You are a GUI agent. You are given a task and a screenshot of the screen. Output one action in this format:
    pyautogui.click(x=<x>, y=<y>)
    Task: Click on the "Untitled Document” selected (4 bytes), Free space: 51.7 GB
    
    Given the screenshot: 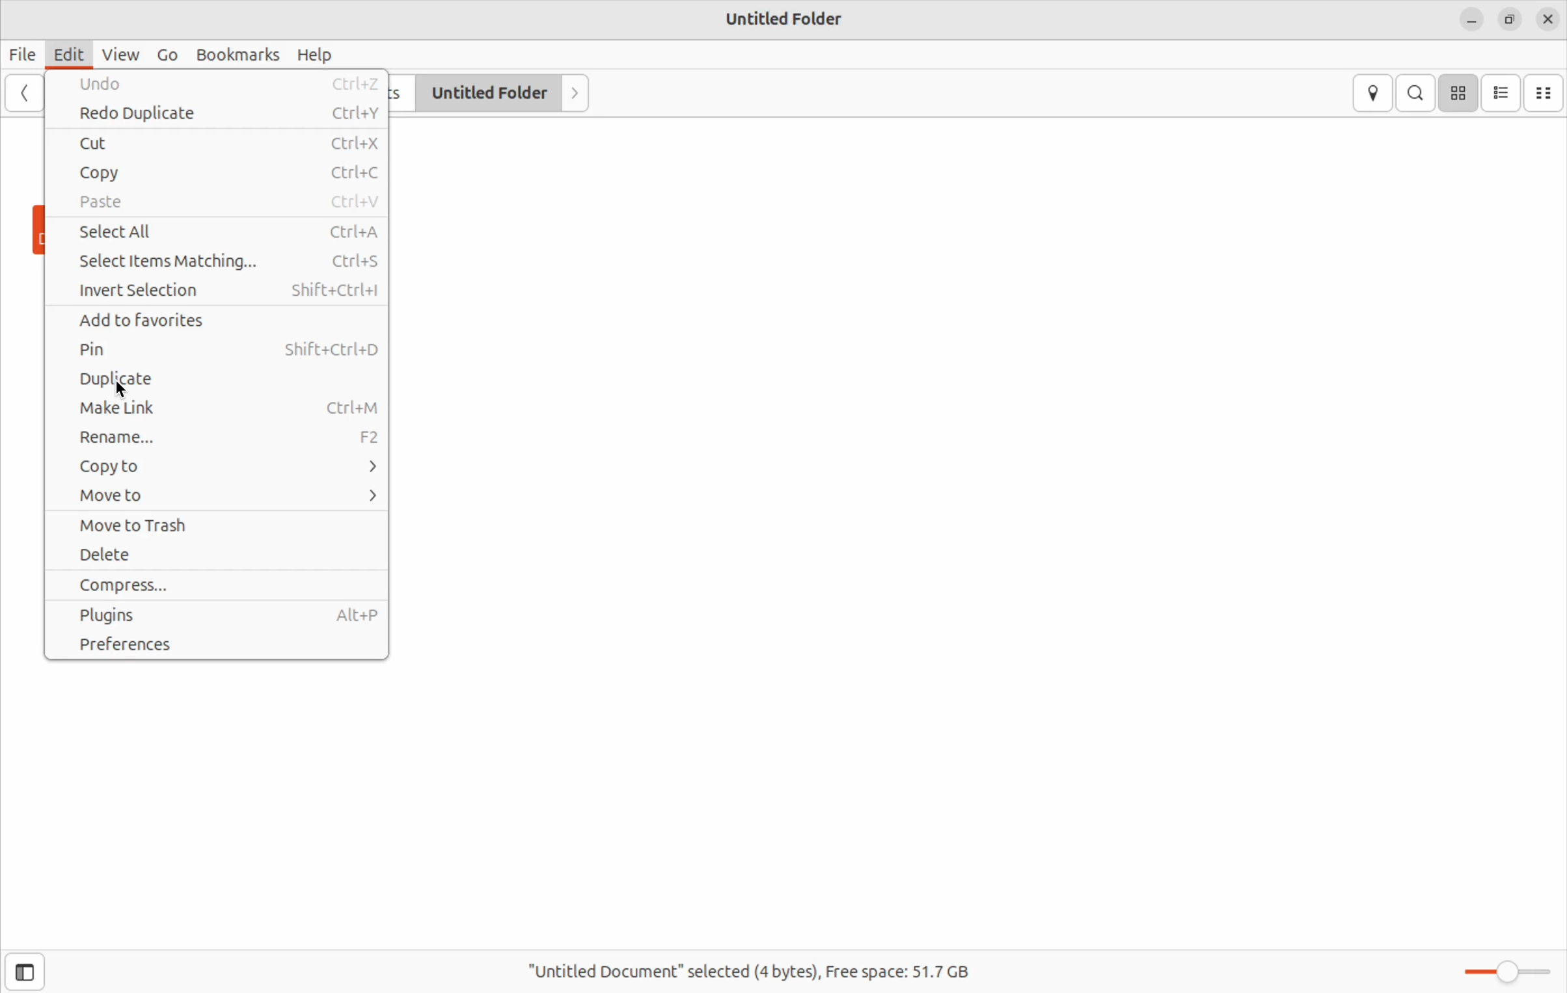 What is the action you would take?
    pyautogui.click(x=773, y=968)
    